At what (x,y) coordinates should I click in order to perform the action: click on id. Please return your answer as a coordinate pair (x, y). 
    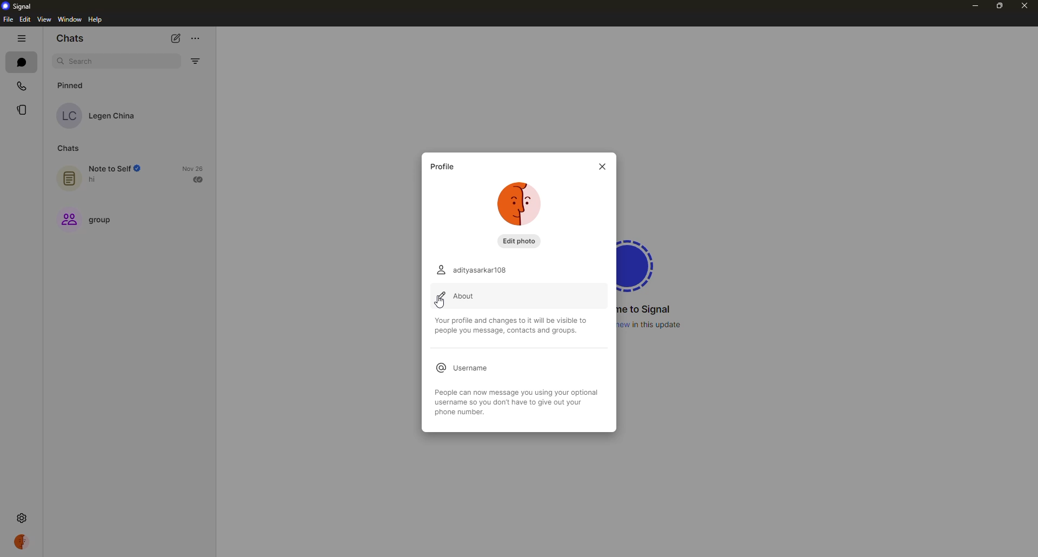
    Looking at the image, I should click on (475, 269).